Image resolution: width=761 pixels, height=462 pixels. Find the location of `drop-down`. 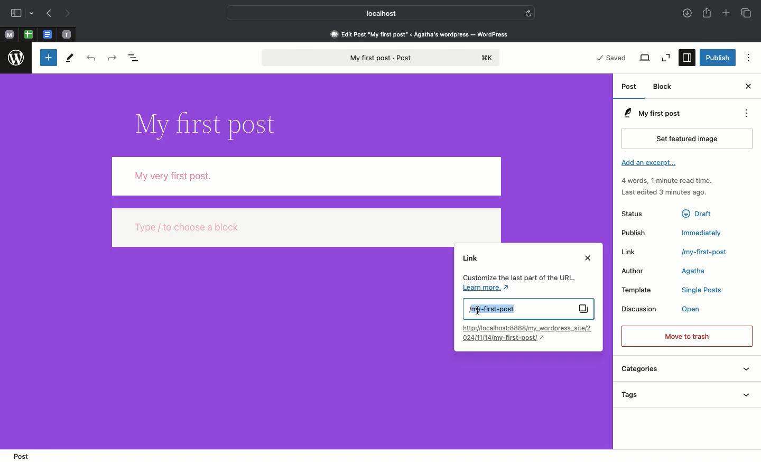

drop-down is located at coordinates (33, 12).